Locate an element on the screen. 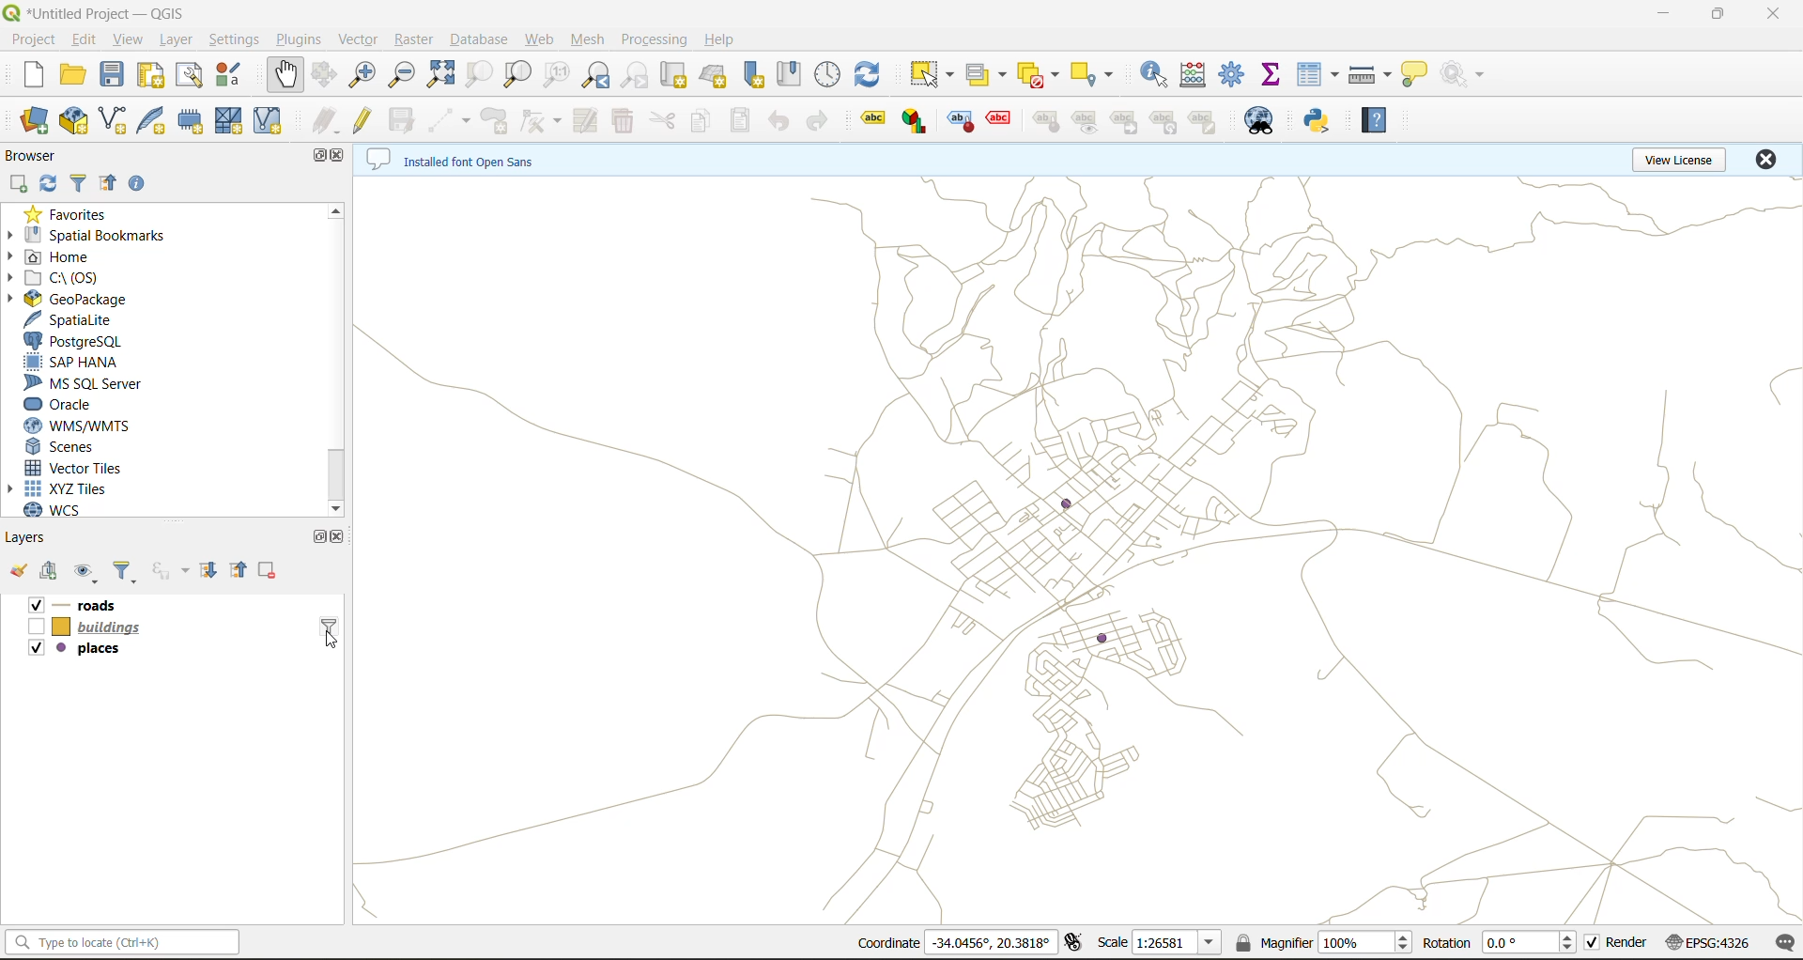 This screenshot has width=1803, height=960. show layout is located at coordinates (194, 79).